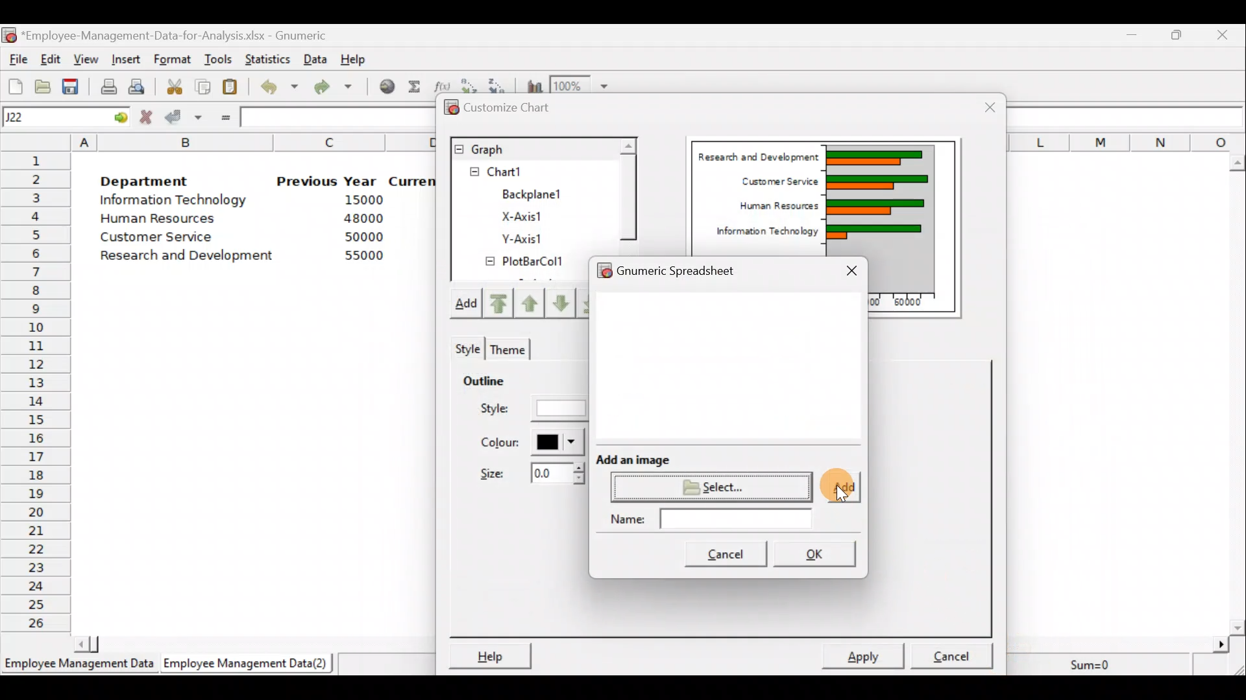  What do you see at coordinates (520, 240) in the screenshot?
I see `Y-axis1` at bounding box center [520, 240].